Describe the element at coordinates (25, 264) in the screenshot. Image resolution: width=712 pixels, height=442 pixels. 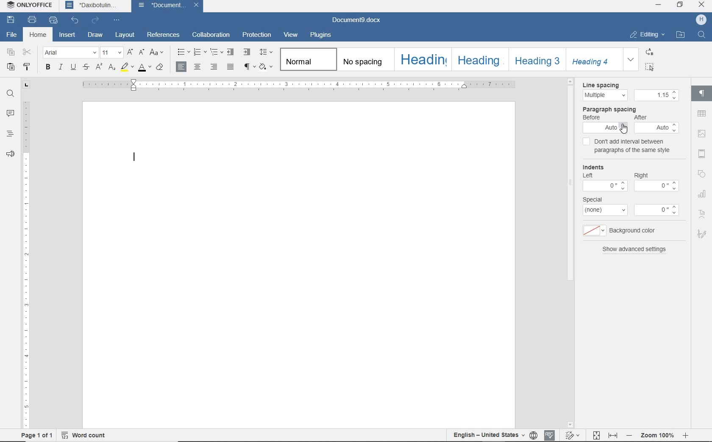
I see `ruler` at that location.